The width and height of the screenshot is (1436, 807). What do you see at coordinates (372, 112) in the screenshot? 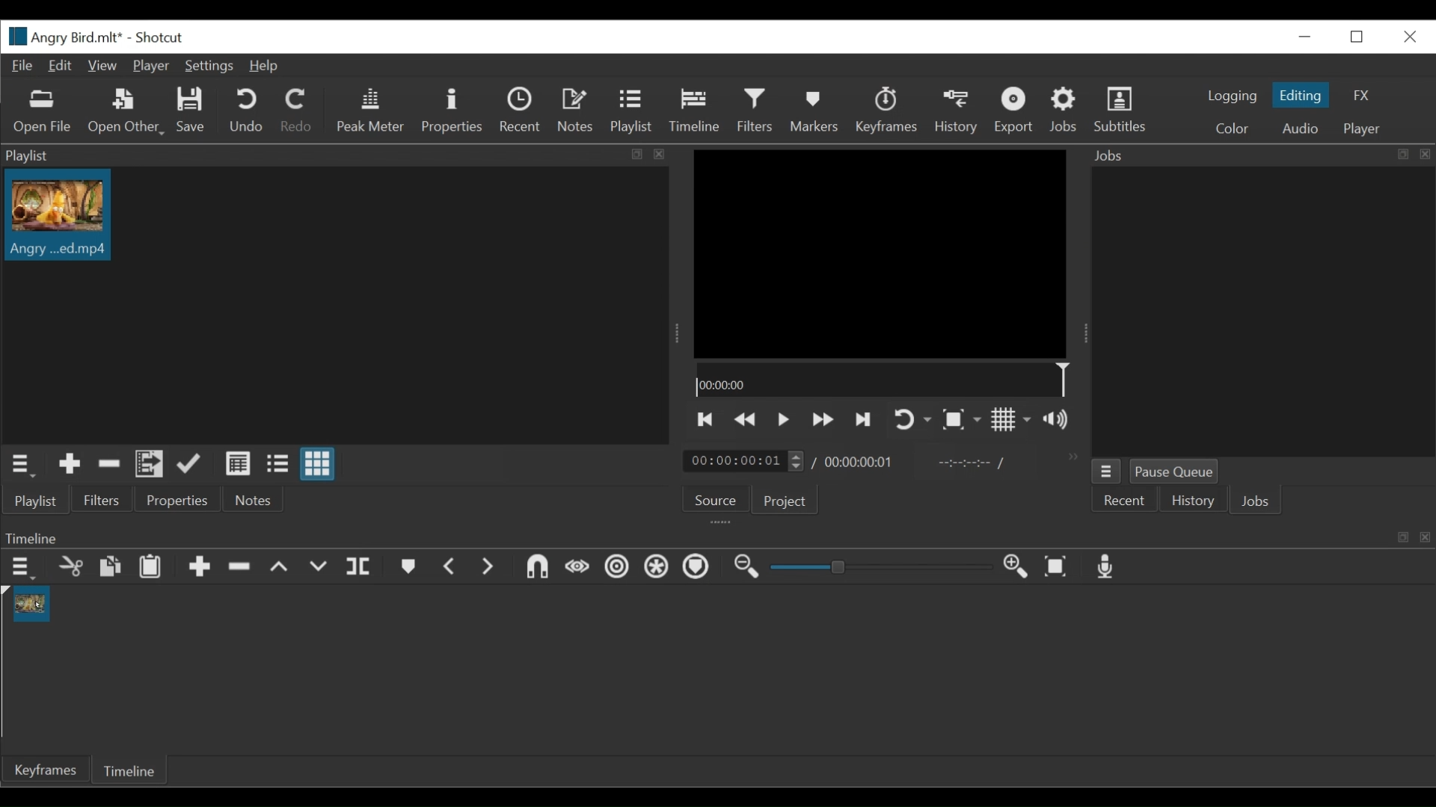
I see `Peak master` at bounding box center [372, 112].